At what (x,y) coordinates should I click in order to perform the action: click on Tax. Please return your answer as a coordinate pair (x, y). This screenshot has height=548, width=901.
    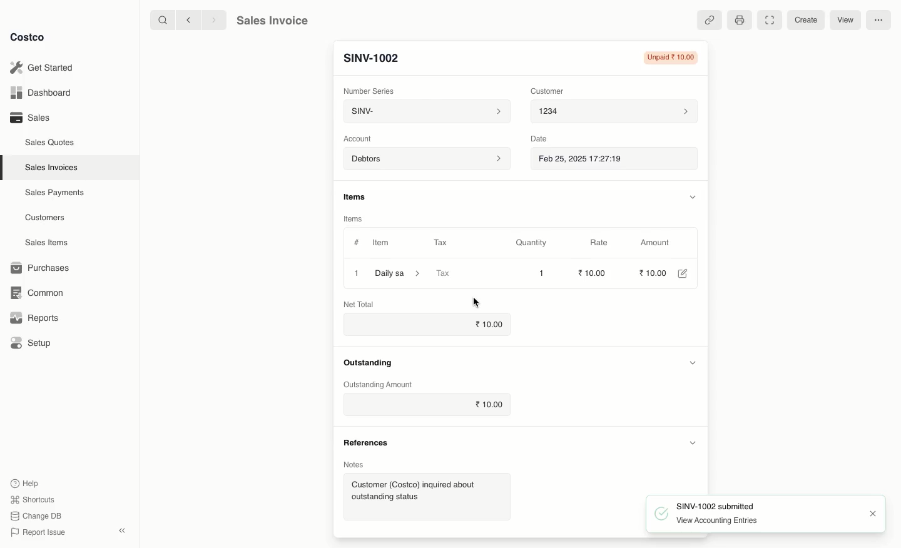
    Looking at the image, I should click on (440, 241).